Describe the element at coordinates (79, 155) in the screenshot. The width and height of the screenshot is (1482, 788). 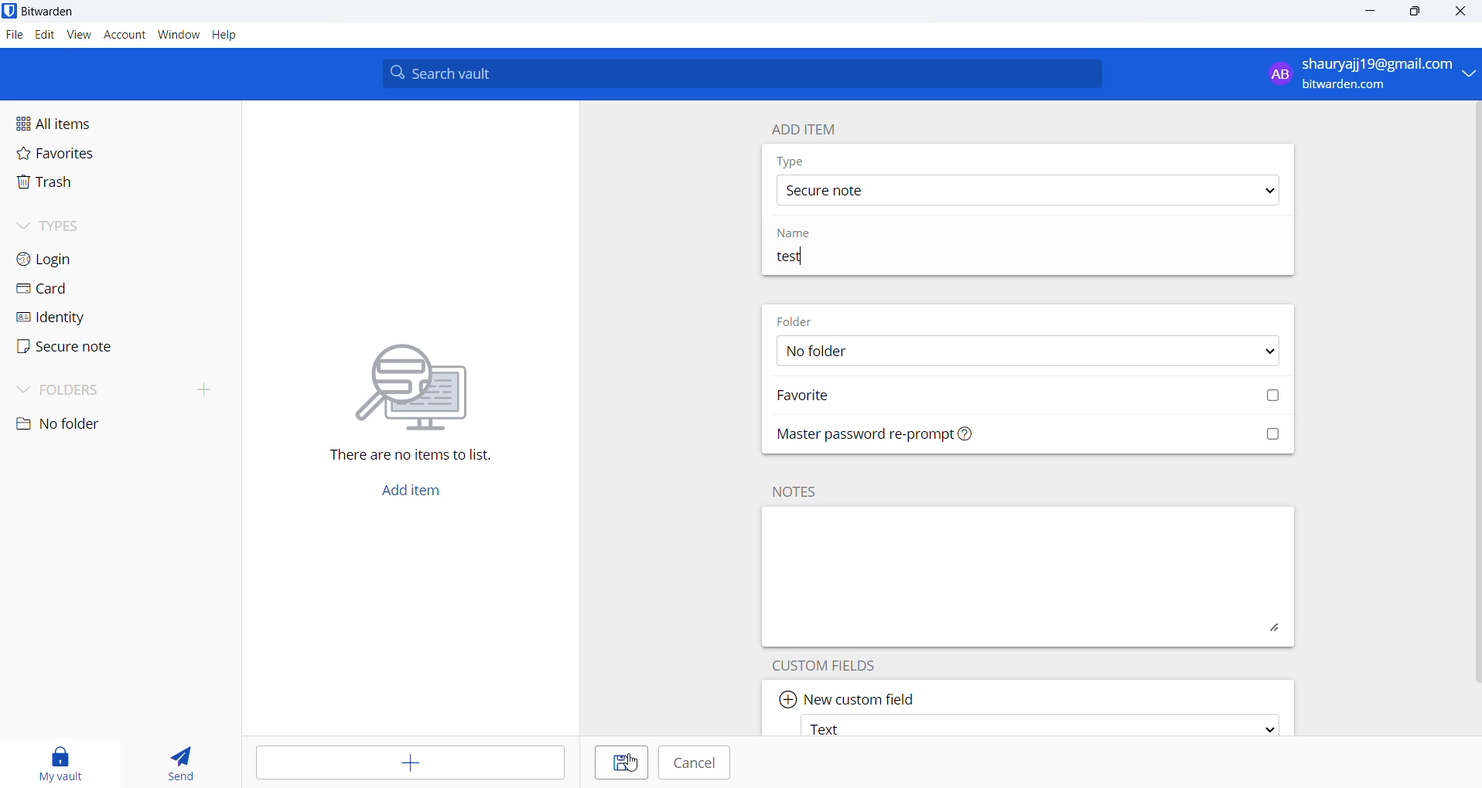
I see `favorites` at that location.